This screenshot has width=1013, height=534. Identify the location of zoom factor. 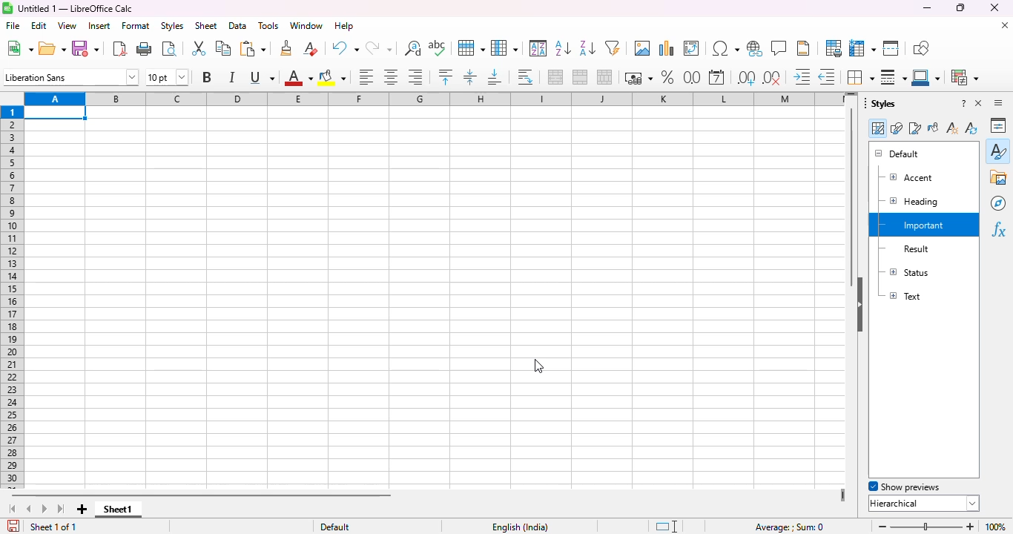
(995, 527).